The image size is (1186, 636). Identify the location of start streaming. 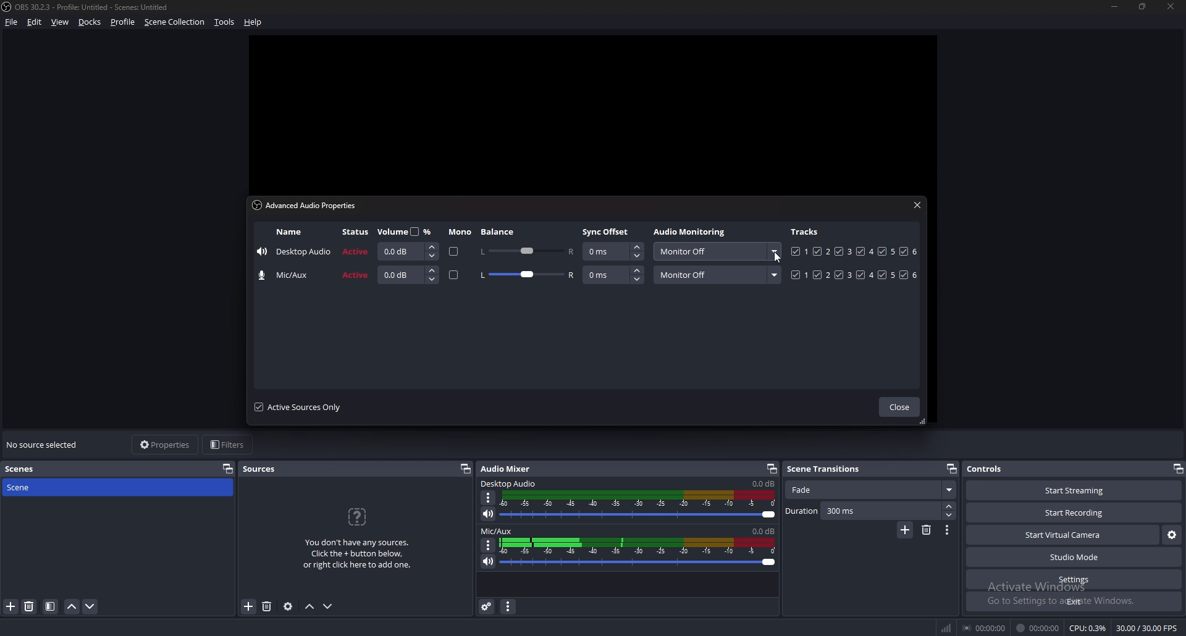
(1067, 491).